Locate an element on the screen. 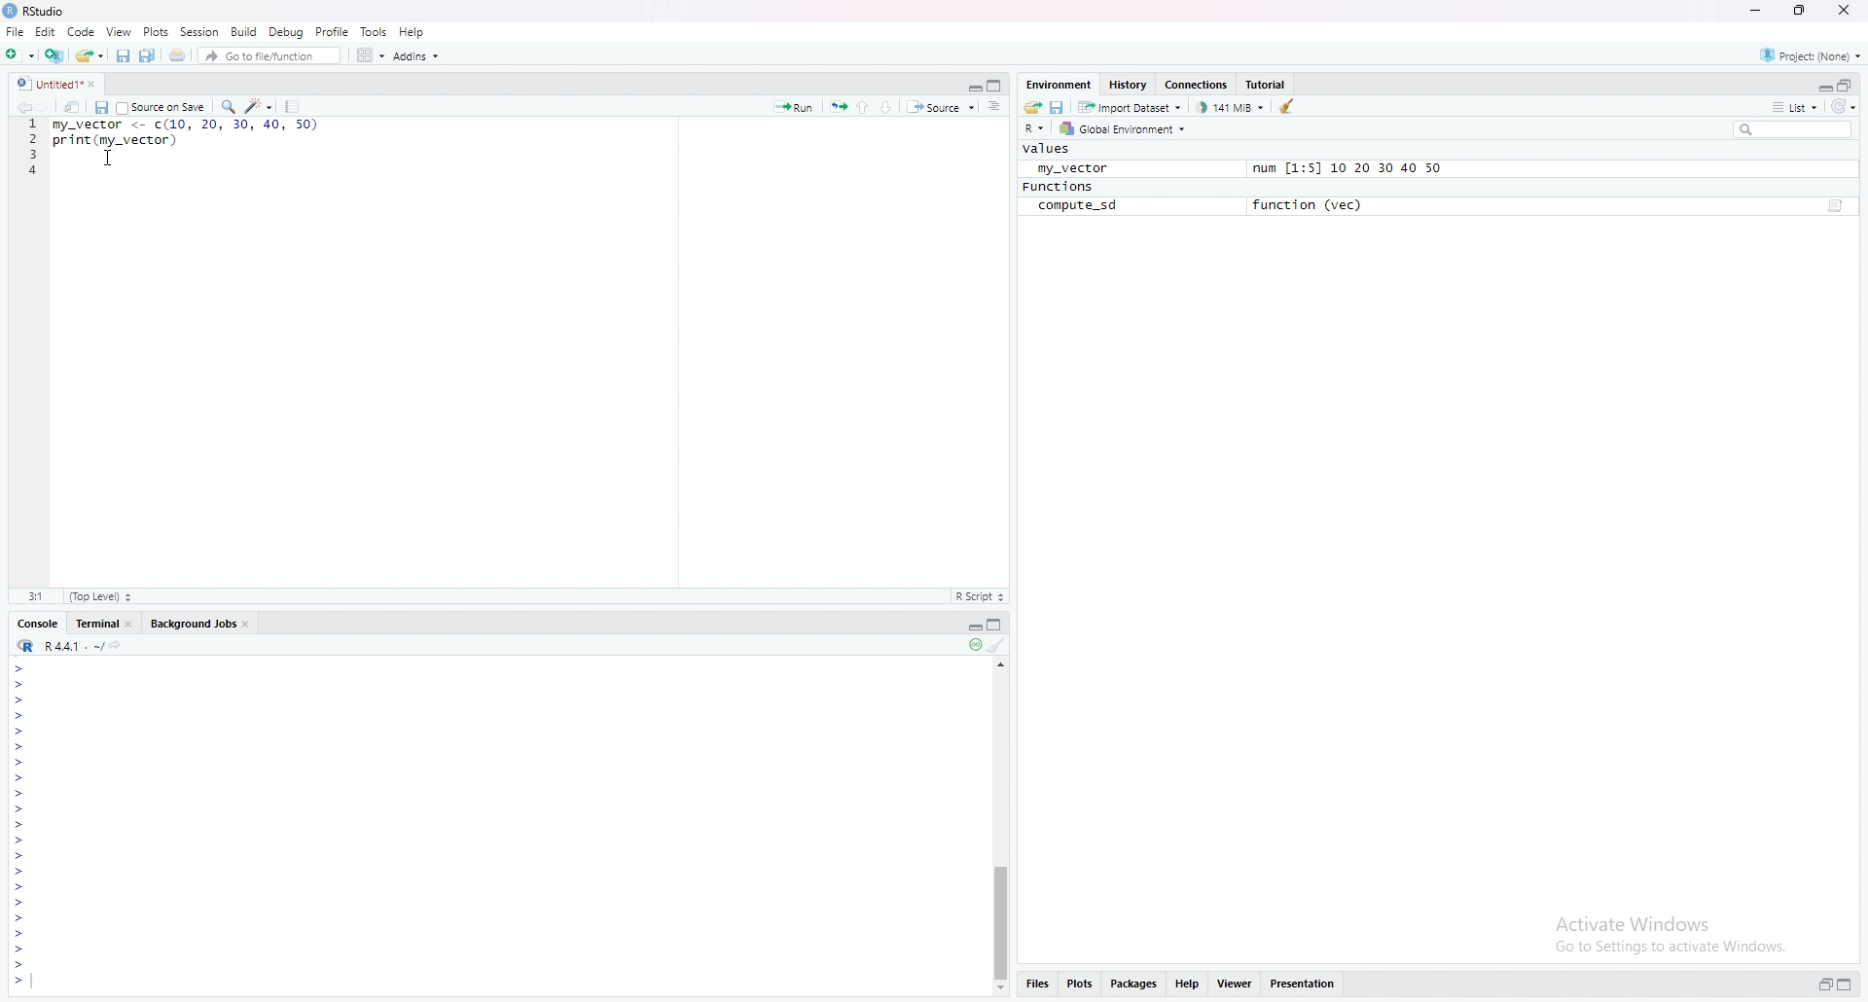 This screenshot has width=1868, height=1002. Prompt cursor is located at coordinates (20, 715).